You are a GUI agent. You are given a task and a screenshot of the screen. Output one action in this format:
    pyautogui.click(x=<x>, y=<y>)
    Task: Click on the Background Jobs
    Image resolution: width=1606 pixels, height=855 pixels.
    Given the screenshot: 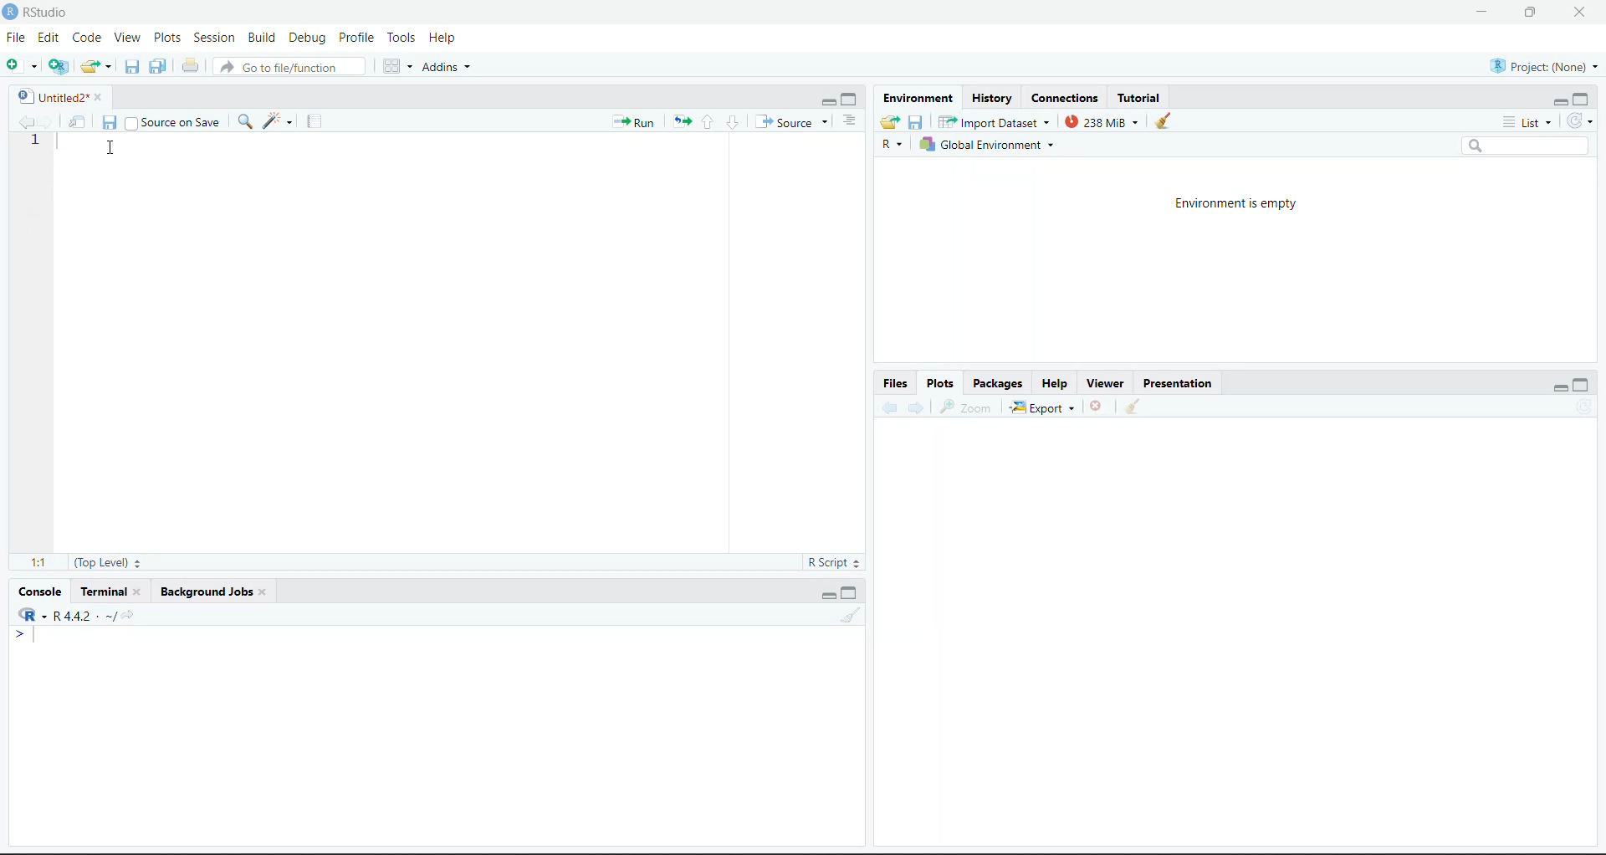 What is the action you would take?
    pyautogui.click(x=204, y=591)
    